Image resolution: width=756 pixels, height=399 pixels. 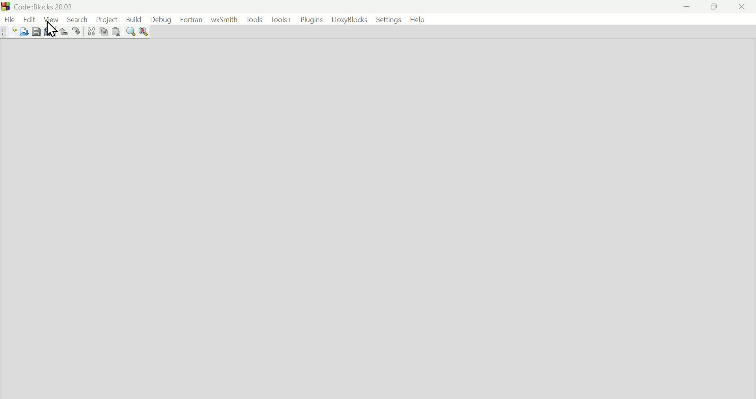 I want to click on Save, so click(x=36, y=31).